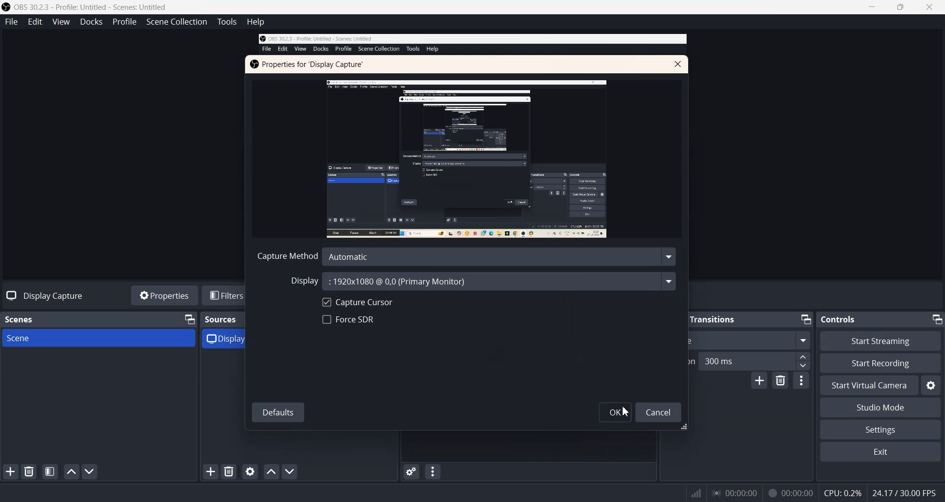  What do you see at coordinates (176, 22) in the screenshot?
I see `Scene Collection` at bounding box center [176, 22].